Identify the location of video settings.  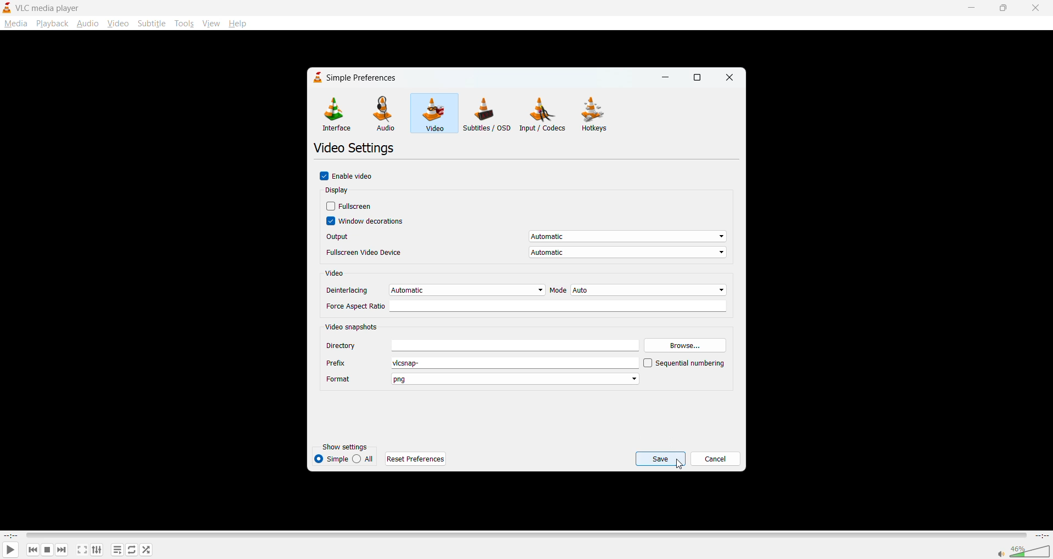
(356, 149).